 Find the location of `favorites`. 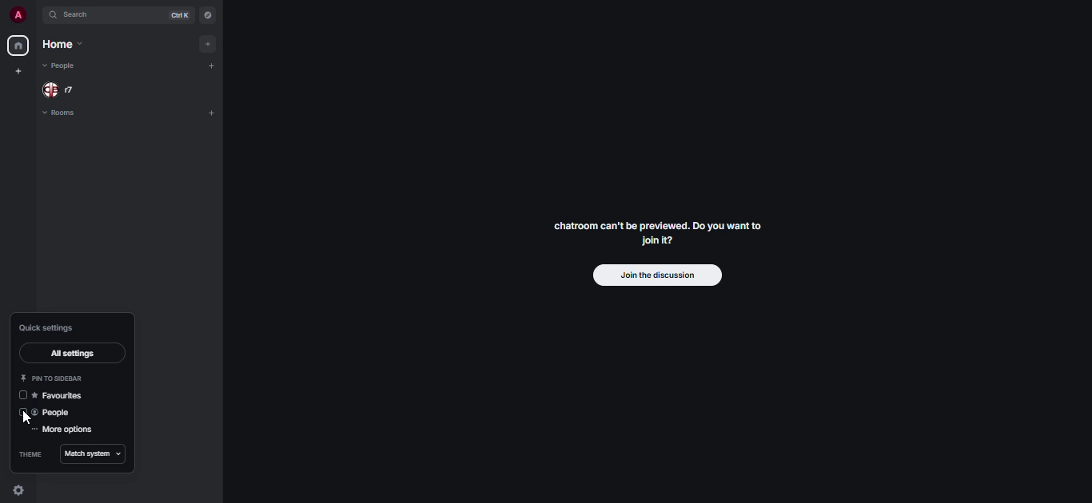

favorites is located at coordinates (63, 396).